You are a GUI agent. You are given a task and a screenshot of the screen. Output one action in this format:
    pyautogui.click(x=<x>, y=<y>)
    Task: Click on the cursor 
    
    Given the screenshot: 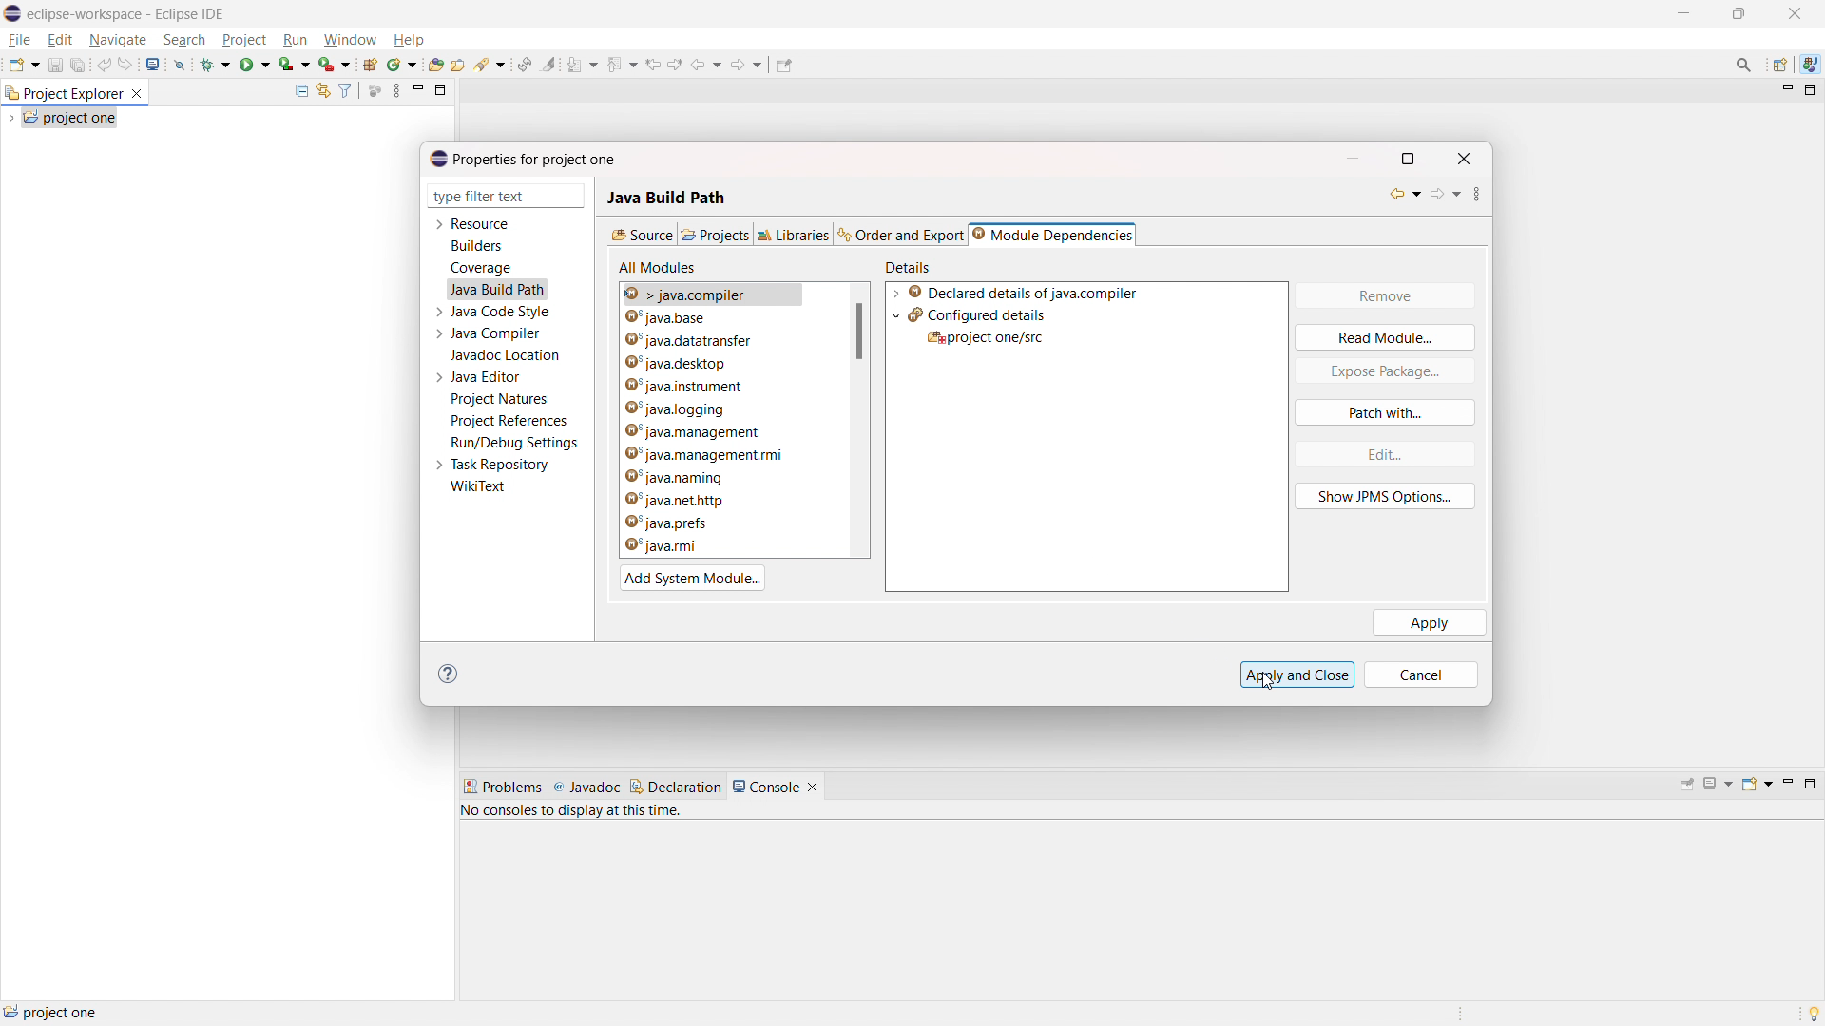 What is the action you would take?
    pyautogui.click(x=1268, y=687)
    